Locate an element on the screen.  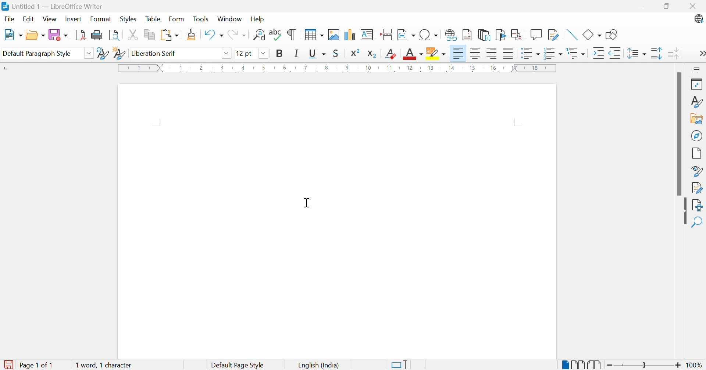
Show track changes functions is located at coordinates (552, 34).